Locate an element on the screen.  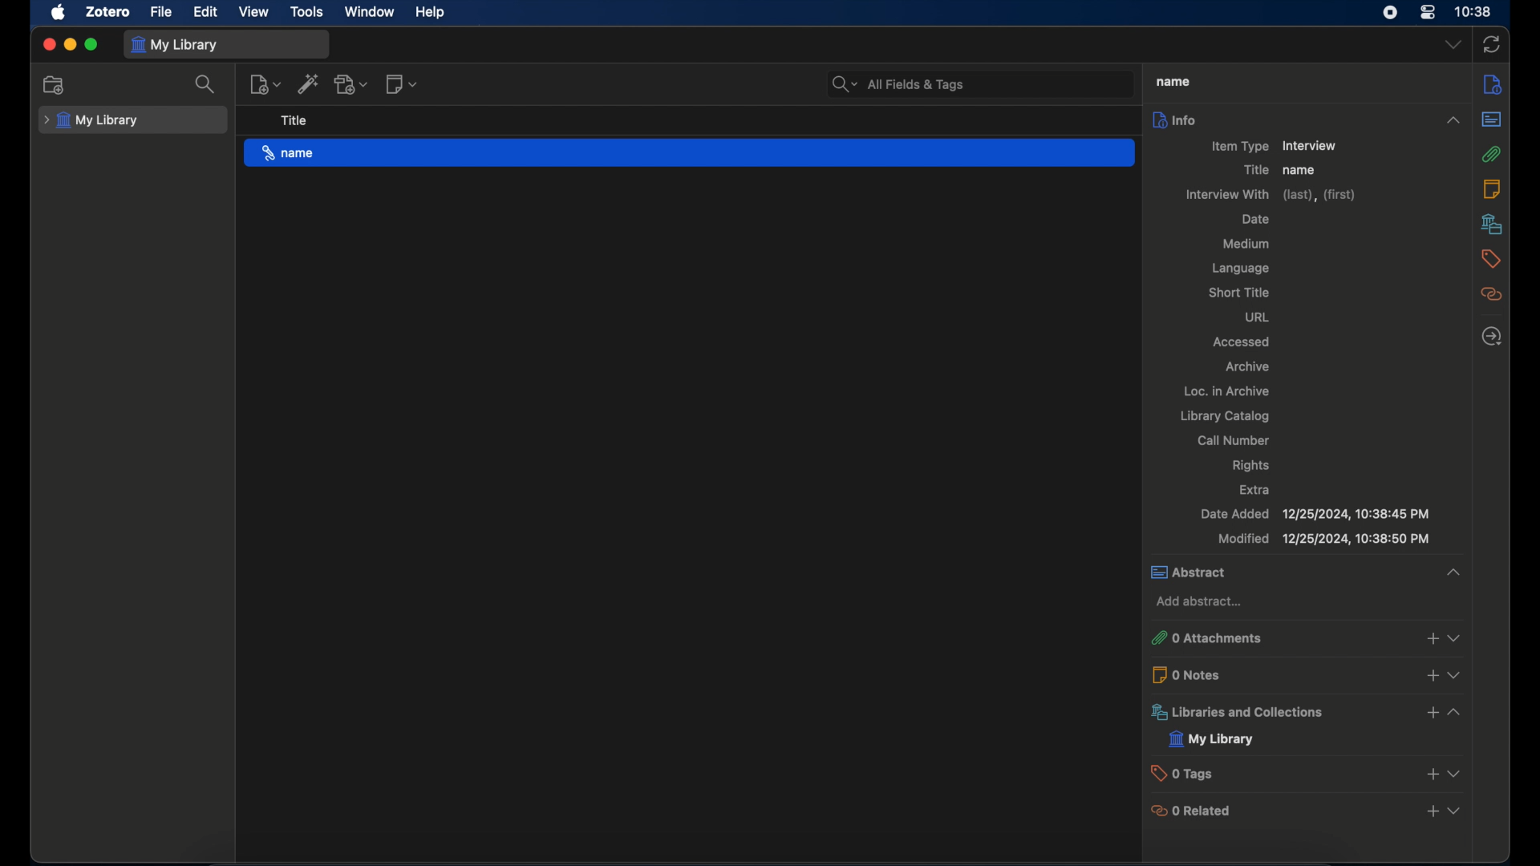
loc. in  archive is located at coordinates (1227, 390).